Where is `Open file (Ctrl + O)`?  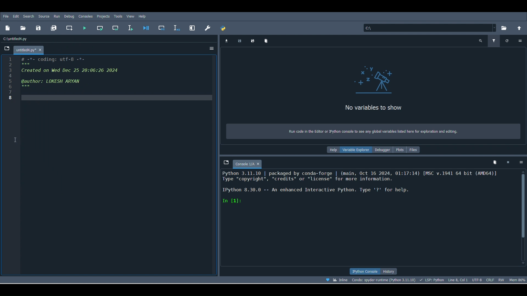
Open file (Ctrl + O) is located at coordinates (24, 29).